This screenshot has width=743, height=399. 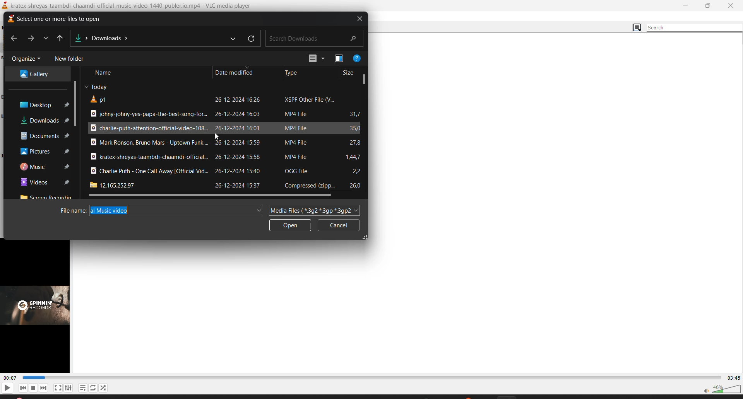 I want to click on open, so click(x=291, y=225).